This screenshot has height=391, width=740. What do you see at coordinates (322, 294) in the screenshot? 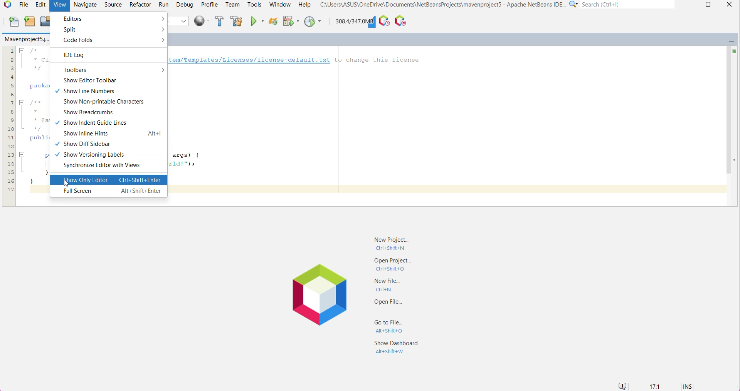
I see `Application Logo` at bounding box center [322, 294].